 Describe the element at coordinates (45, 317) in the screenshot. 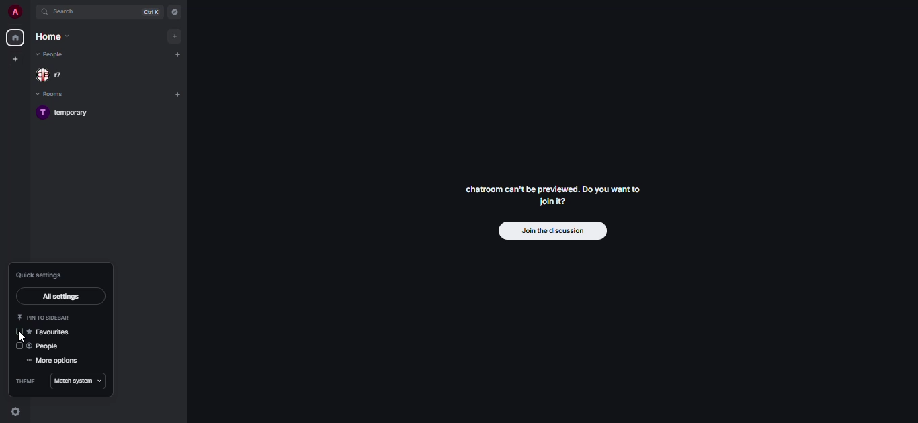

I see `pin to sidebar` at that location.